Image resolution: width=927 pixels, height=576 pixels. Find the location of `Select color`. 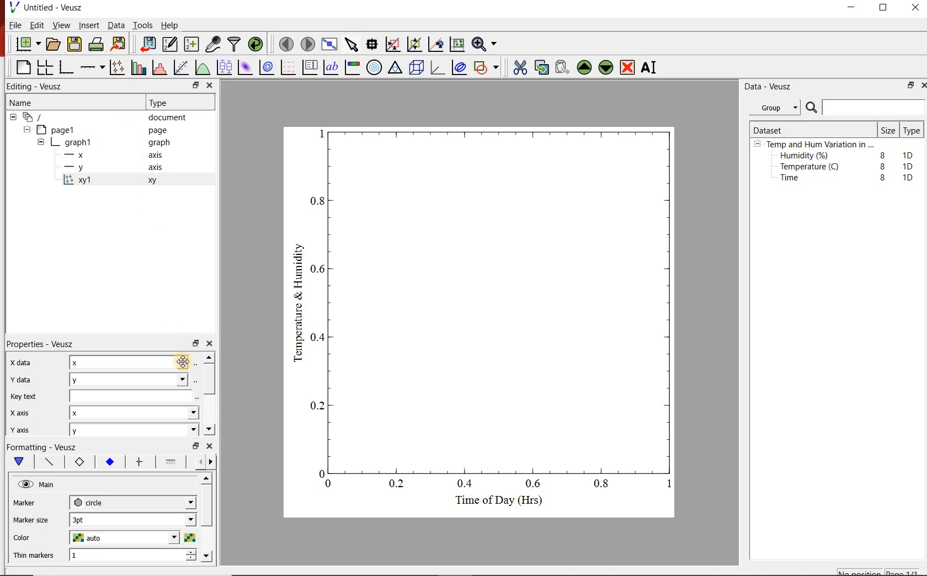

Select color is located at coordinates (190, 538).